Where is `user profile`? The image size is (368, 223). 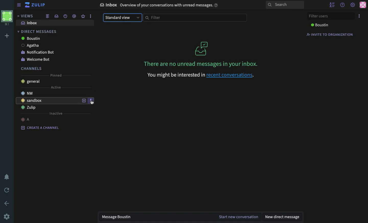
user profile is located at coordinates (363, 4).